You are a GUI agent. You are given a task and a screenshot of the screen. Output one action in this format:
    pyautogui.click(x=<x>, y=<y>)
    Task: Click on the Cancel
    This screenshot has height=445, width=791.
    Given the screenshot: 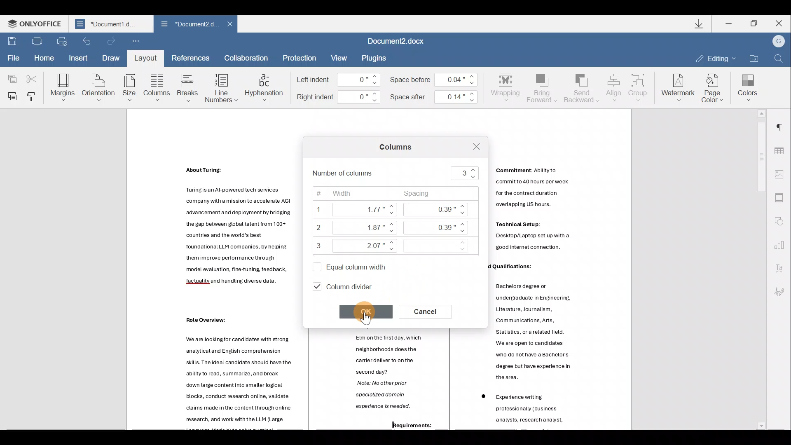 What is the action you would take?
    pyautogui.click(x=430, y=311)
    